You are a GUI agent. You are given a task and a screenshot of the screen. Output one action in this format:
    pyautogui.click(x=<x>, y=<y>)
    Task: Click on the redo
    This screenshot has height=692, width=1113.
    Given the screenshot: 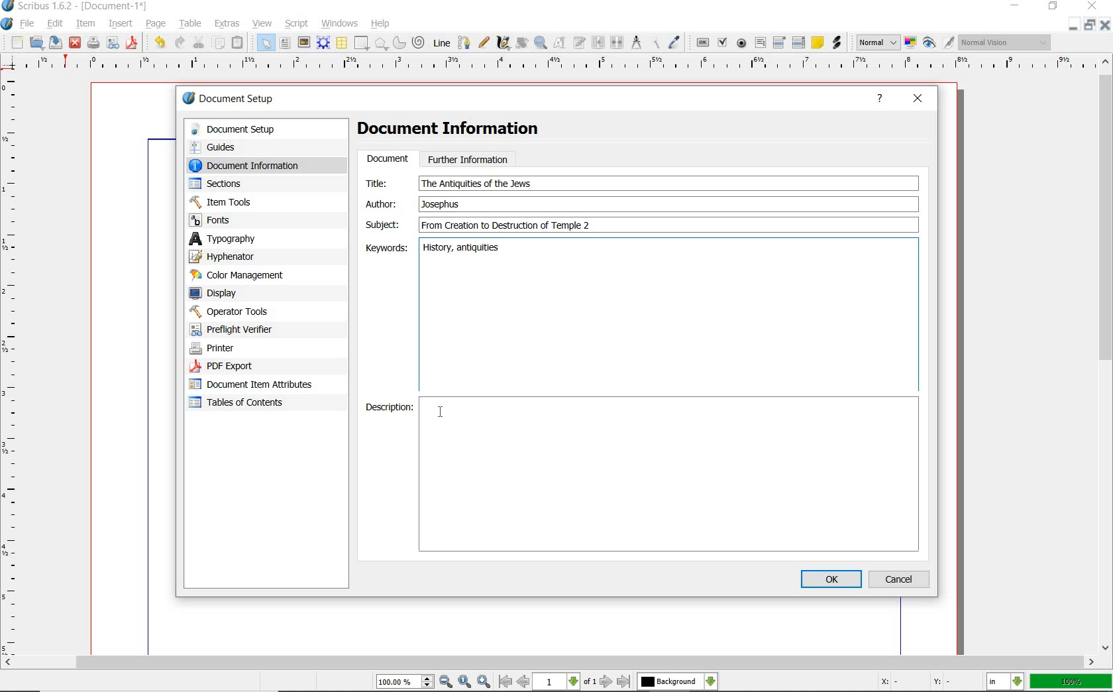 What is the action you would take?
    pyautogui.click(x=181, y=43)
    